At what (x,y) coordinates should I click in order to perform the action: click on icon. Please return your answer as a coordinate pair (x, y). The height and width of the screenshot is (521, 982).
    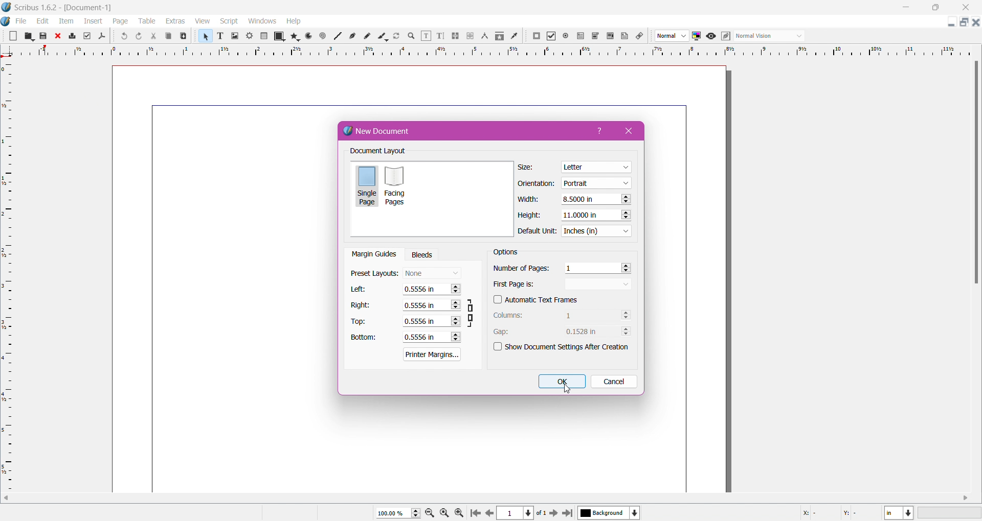
    Looking at the image, I should click on (352, 37).